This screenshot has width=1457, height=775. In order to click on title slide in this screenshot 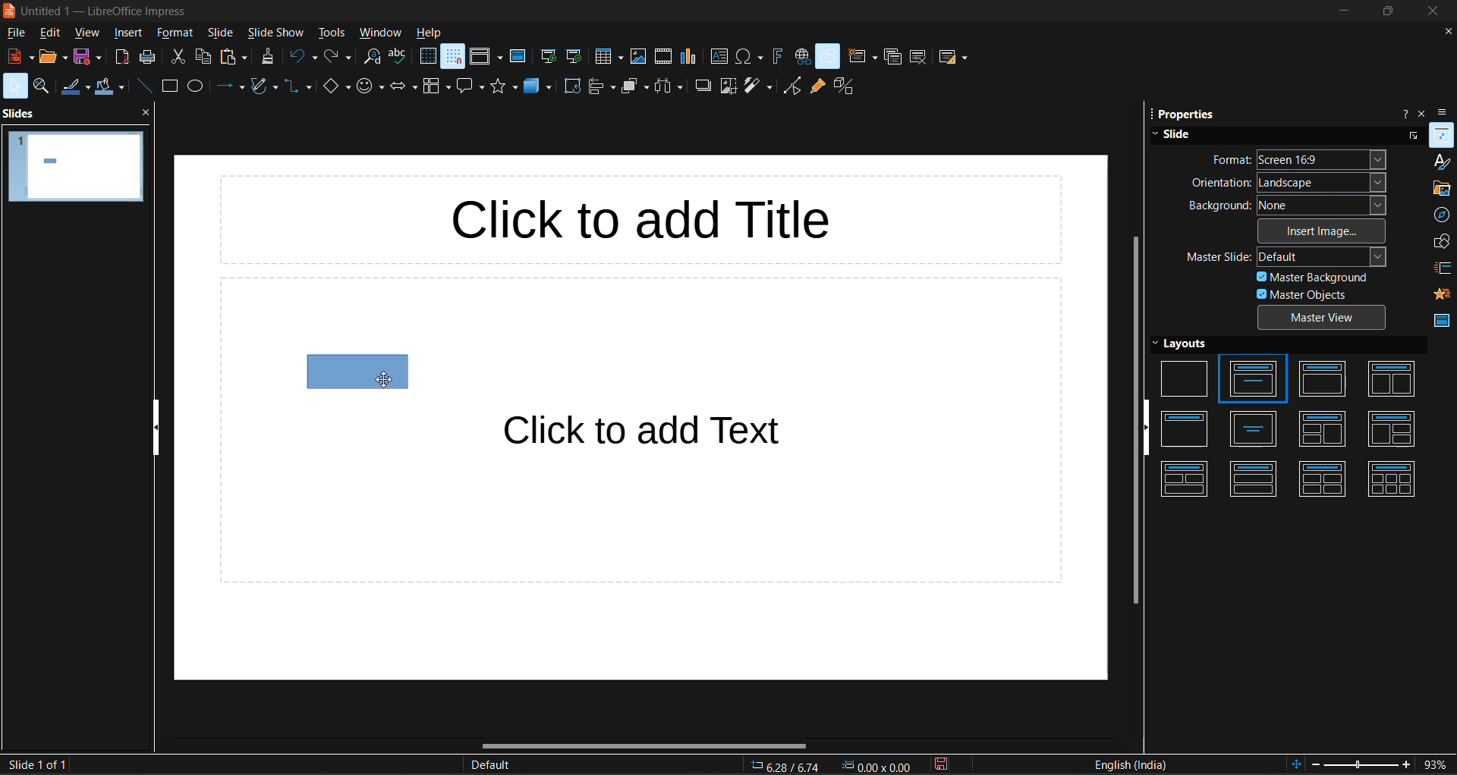, I will do `click(1254, 381)`.